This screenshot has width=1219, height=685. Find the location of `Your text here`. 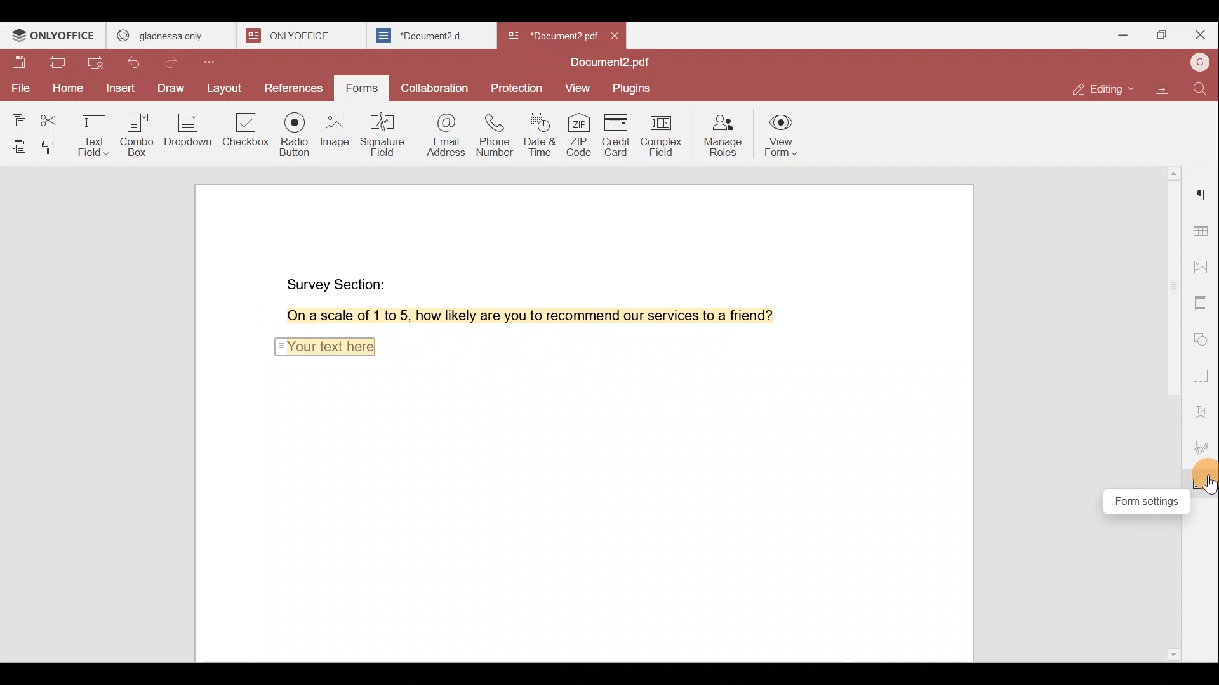

Your text here is located at coordinates (330, 347).